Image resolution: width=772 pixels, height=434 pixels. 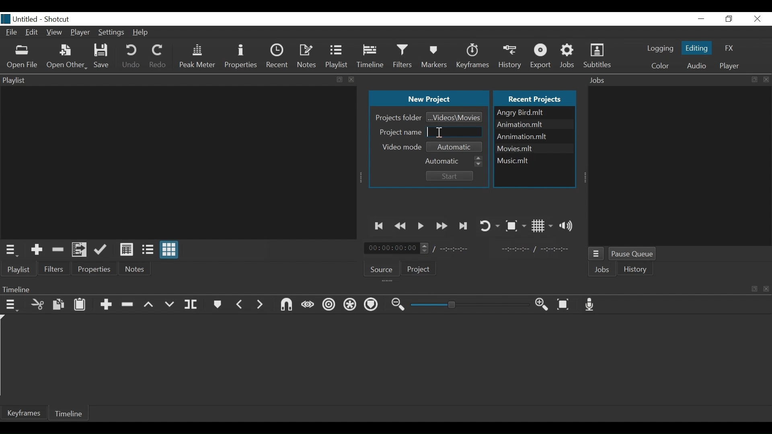 What do you see at coordinates (421, 226) in the screenshot?
I see `Toggle play or pause (space)` at bounding box center [421, 226].